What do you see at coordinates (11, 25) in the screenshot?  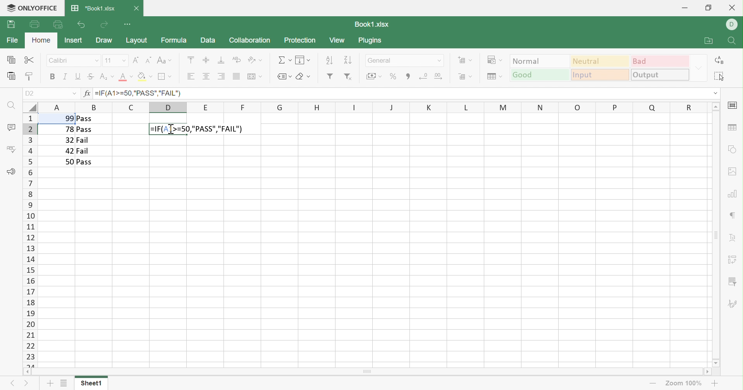 I see `Save` at bounding box center [11, 25].